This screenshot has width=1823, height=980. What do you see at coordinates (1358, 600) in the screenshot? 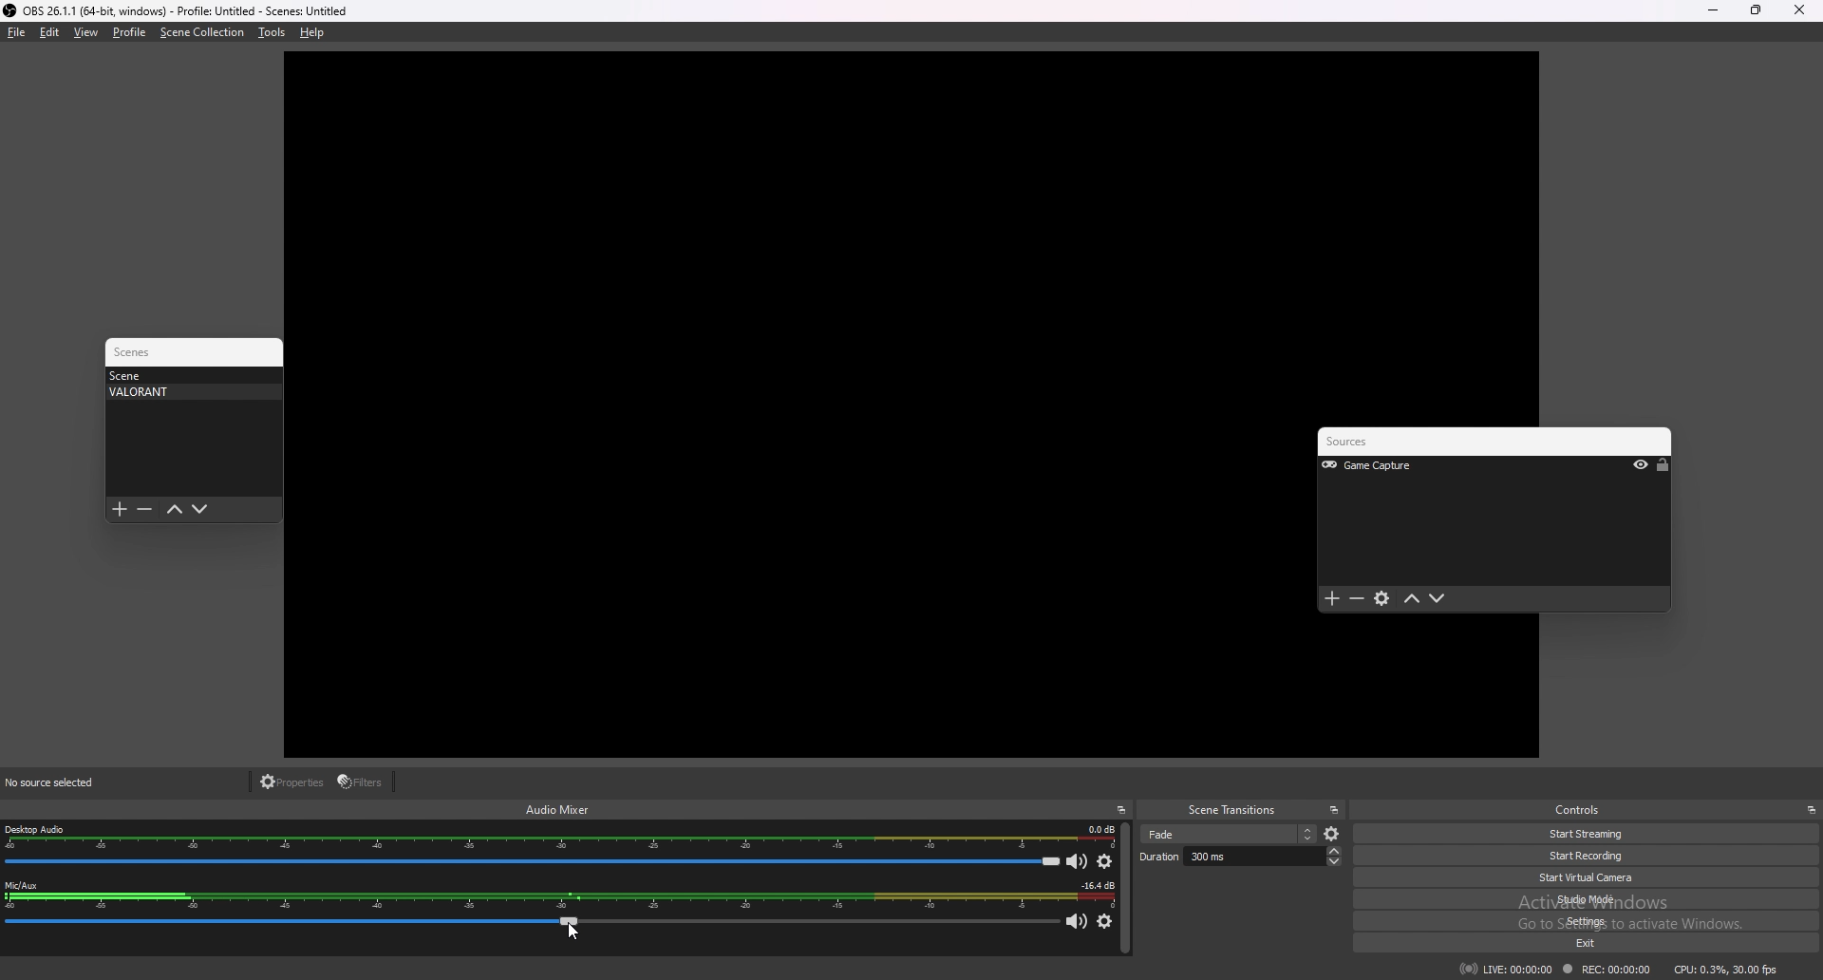
I see `remove` at bounding box center [1358, 600].